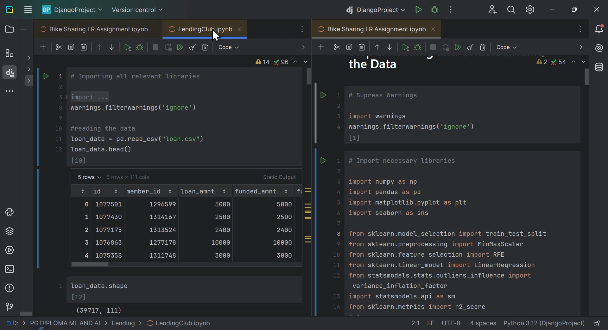 The width and height of the screenshot is (608, 330). Describe the element at coordinates (375, 28) in the screenshot. I see `Bike Sharing LR Assignment.ipynb` at that location.